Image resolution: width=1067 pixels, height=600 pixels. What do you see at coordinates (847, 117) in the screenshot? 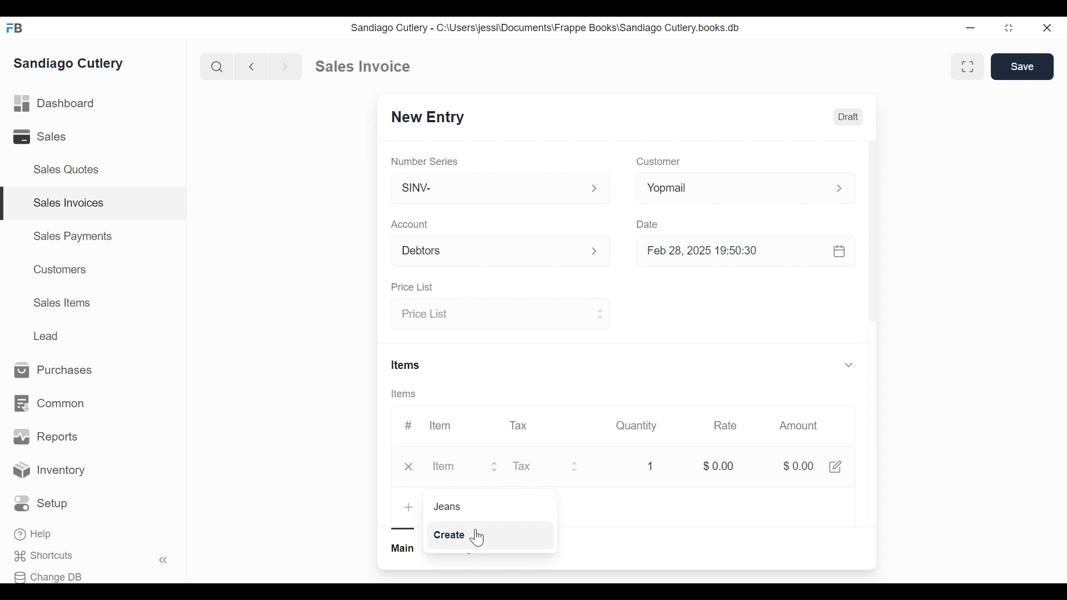
I see `Draft` at bounding box center [847, 117].